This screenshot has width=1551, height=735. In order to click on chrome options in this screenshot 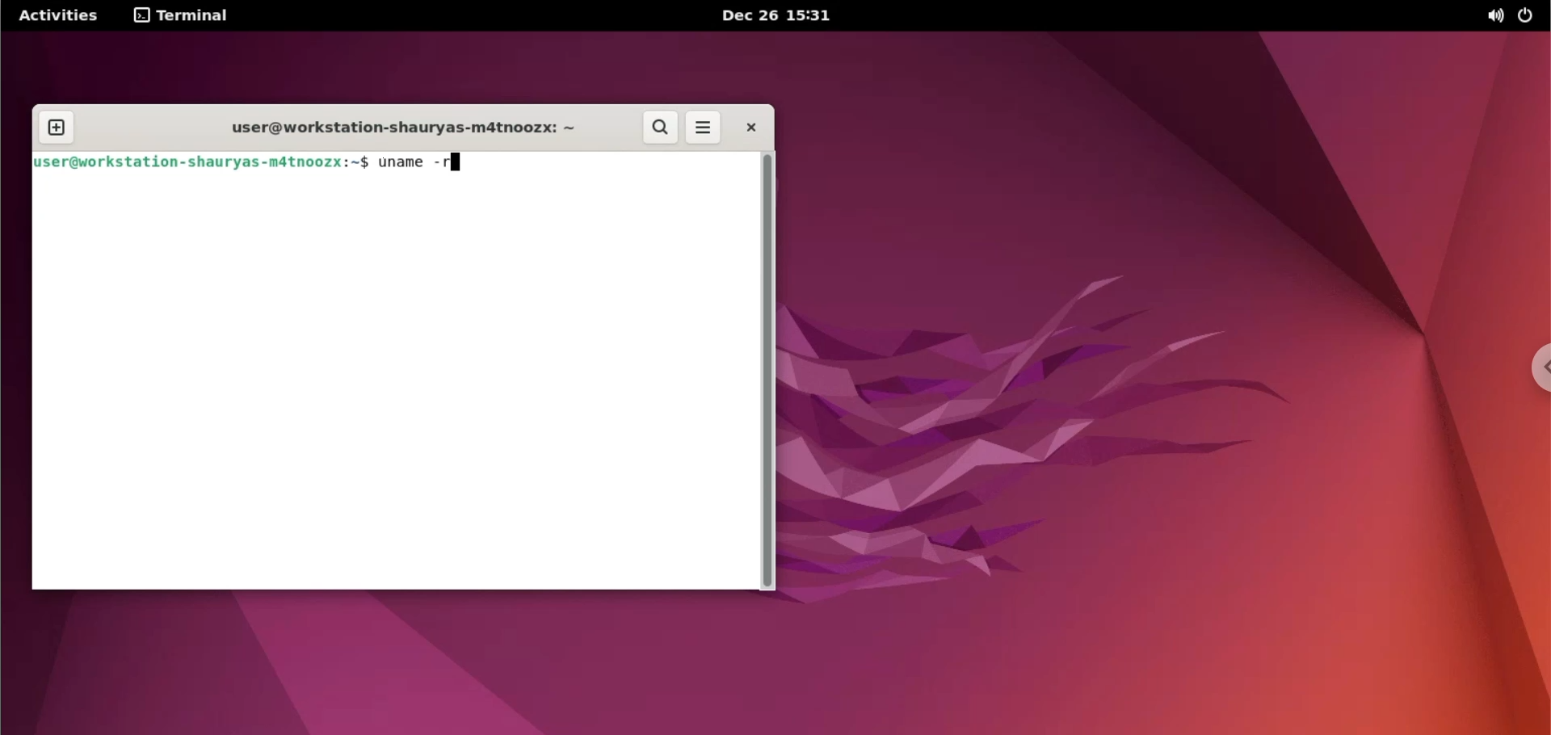, I will do `click(1536, 366)`.